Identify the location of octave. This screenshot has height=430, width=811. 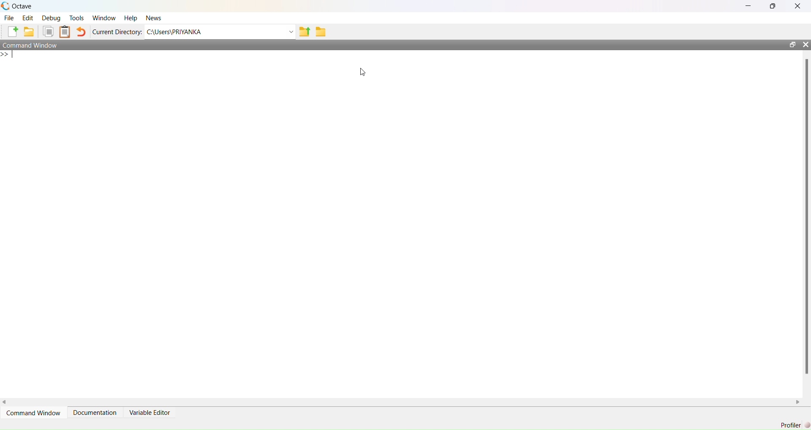
(24, 7).